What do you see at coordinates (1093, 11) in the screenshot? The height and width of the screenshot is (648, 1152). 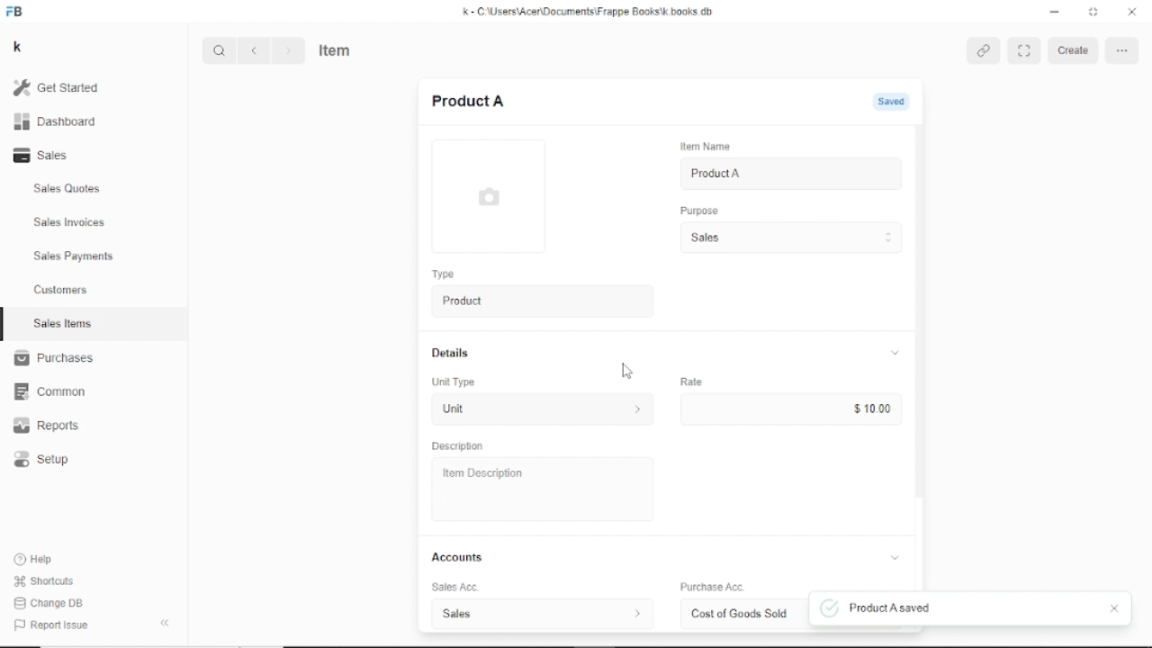 I see `Toggle between form and full width` at bounding box center [1093, 11].